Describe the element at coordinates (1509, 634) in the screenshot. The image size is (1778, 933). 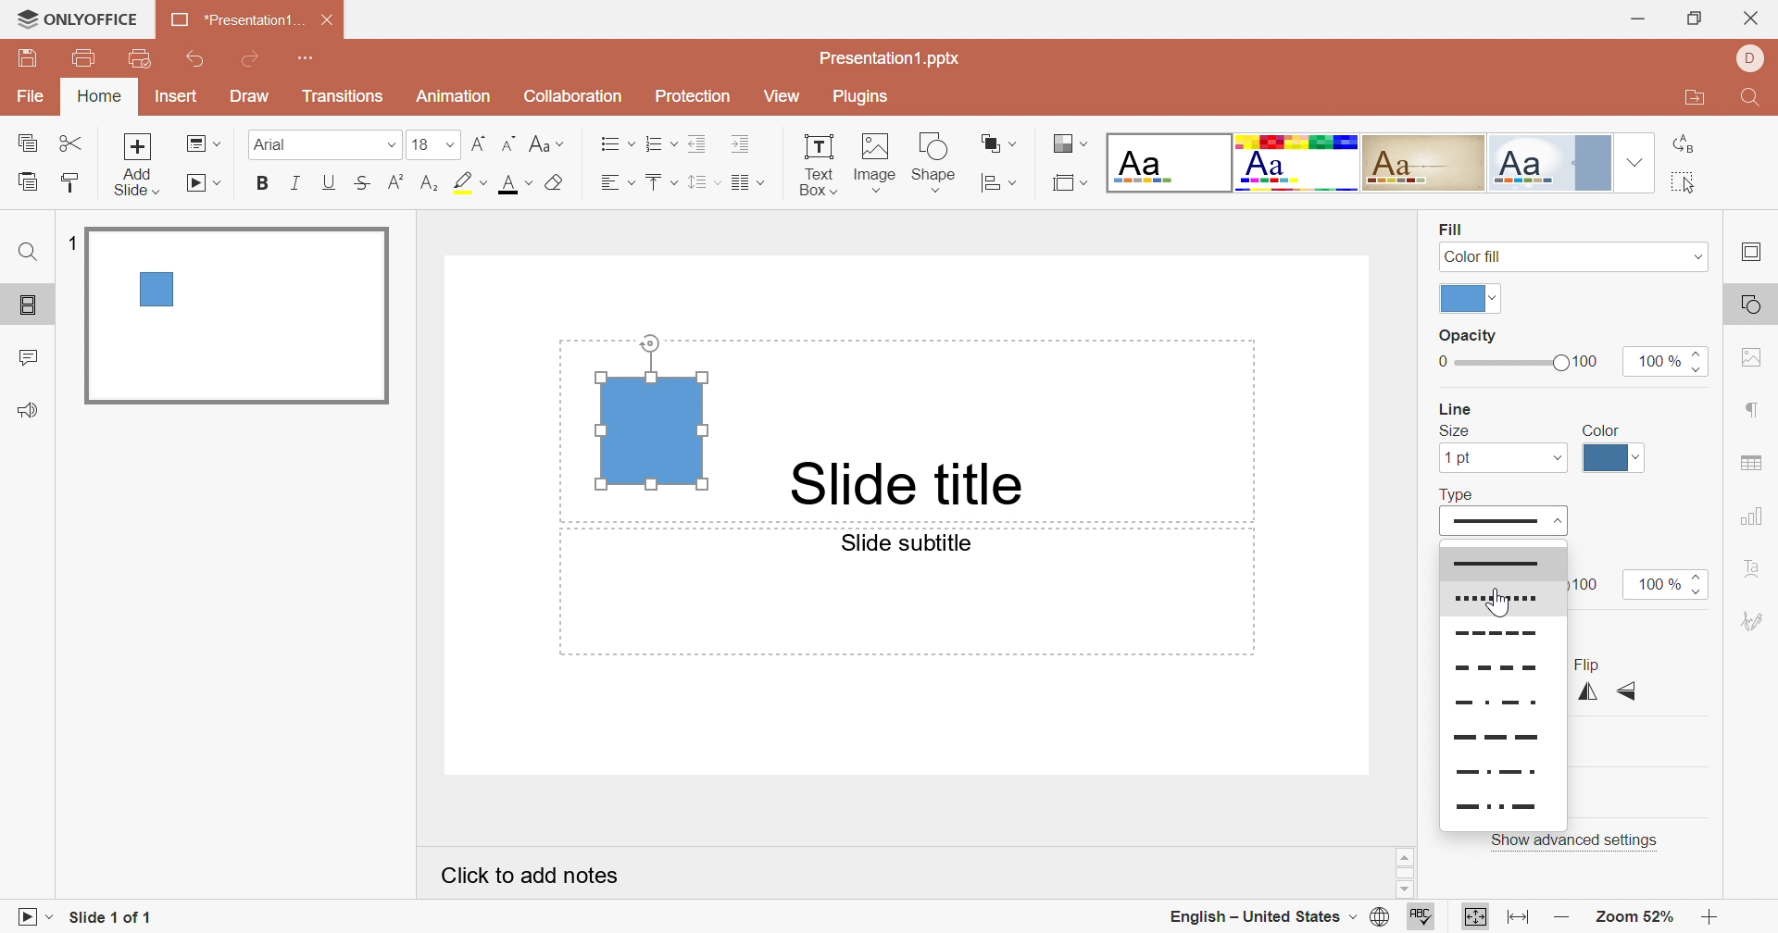
I see `Line` at that location.